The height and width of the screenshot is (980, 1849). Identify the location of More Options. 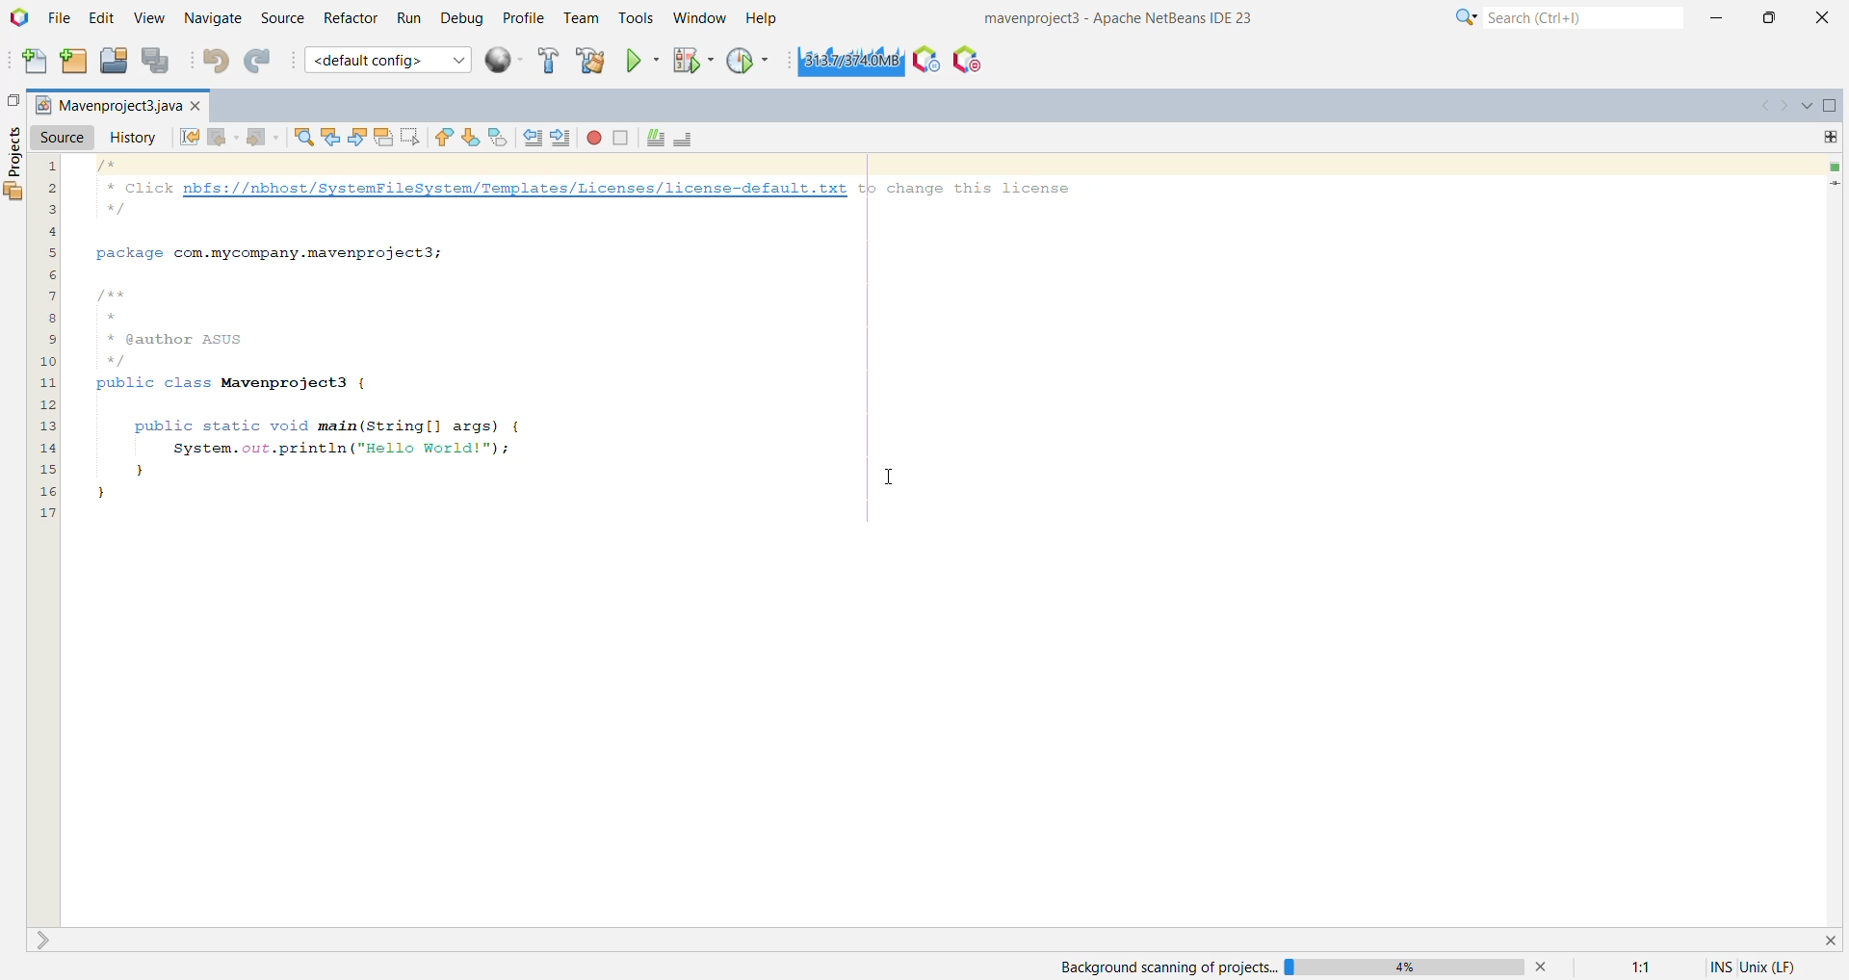
(1464, 20).